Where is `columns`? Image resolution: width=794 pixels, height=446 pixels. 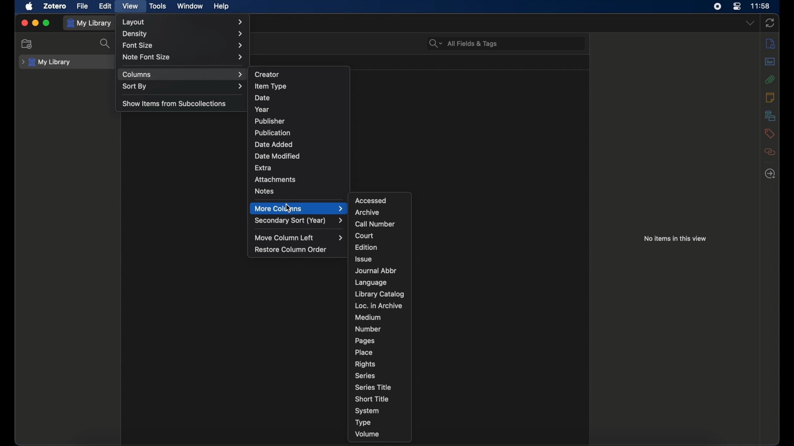
columns is located at coordinates (182, 75).